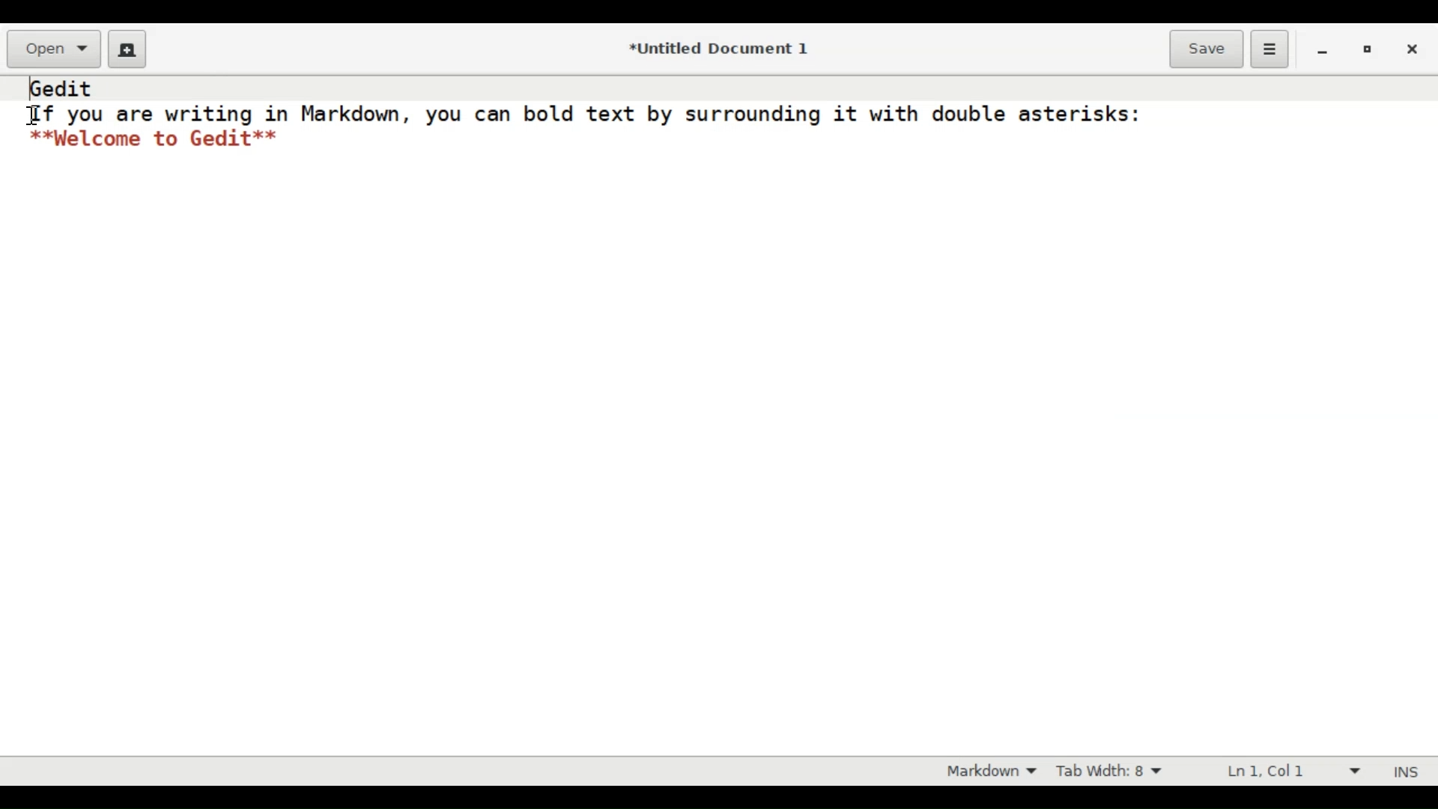 This screenshot has height=809, width=1438. What do you see at coordinates (124, 48) in the screenshot?
I see `Create a new File` at bounding box center [124, 48].